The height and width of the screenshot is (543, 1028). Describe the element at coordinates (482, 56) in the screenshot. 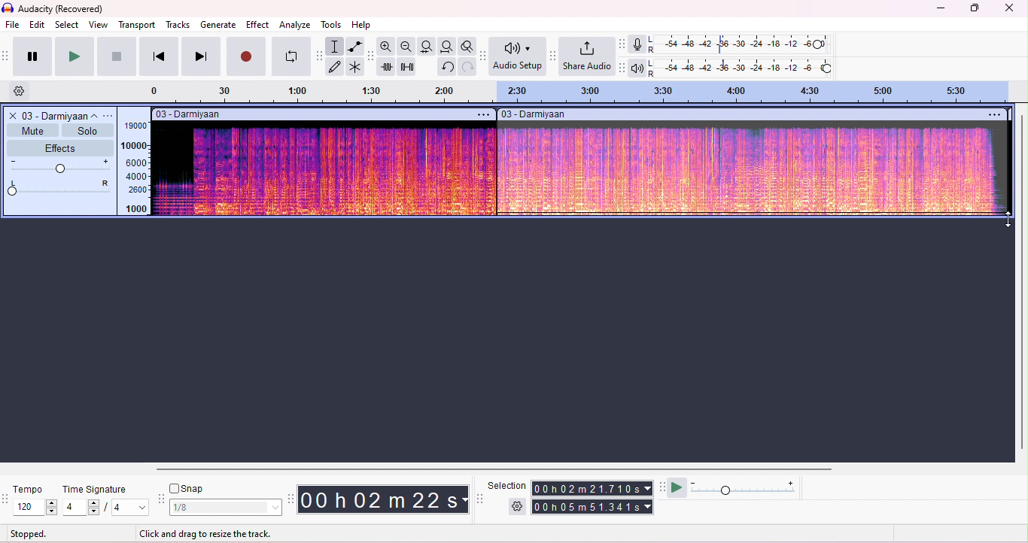

I see `audio setup tool bar` at that location.